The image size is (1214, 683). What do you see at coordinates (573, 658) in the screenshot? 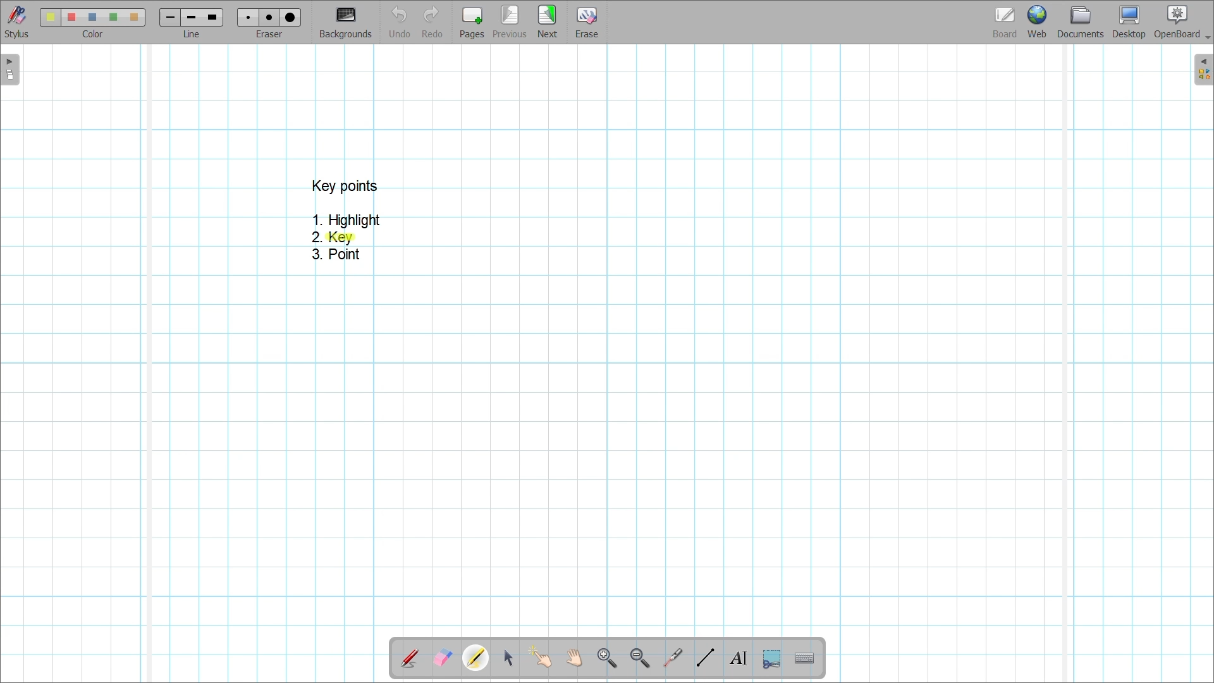
I see `Scroll page` at bounding box center [573, 658].